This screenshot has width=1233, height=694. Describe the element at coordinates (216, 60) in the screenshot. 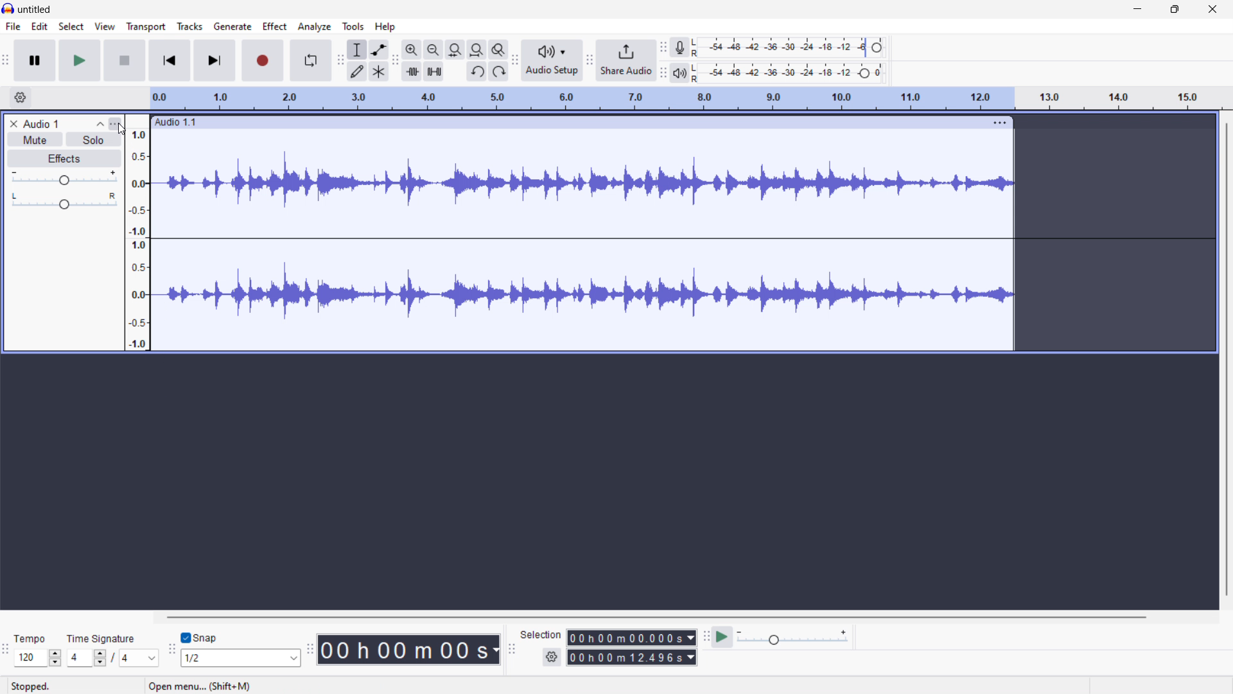

I see `skip to end` at that location.